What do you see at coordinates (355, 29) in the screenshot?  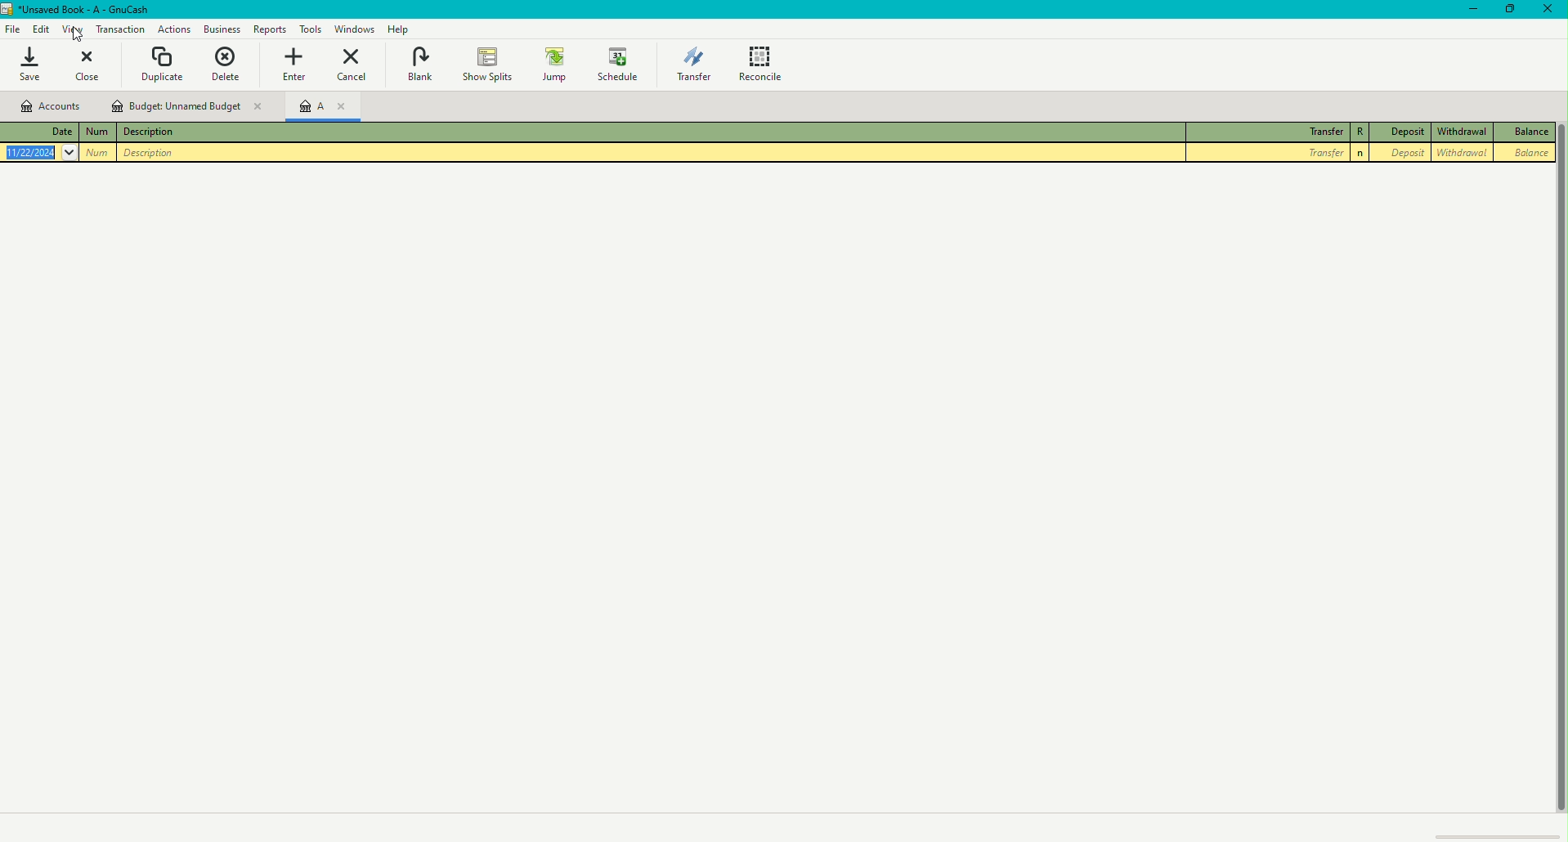 I see `Windows` at bounding box center [355, 29].